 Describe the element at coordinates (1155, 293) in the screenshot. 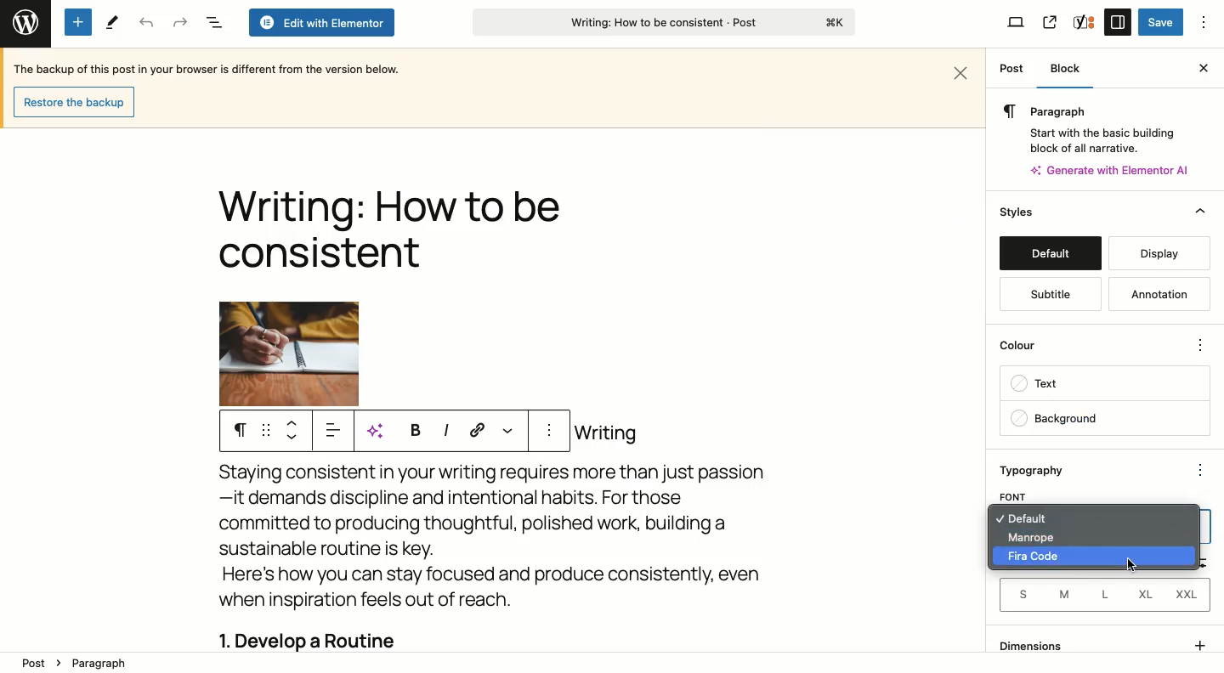

I see `Annotation` at that location.